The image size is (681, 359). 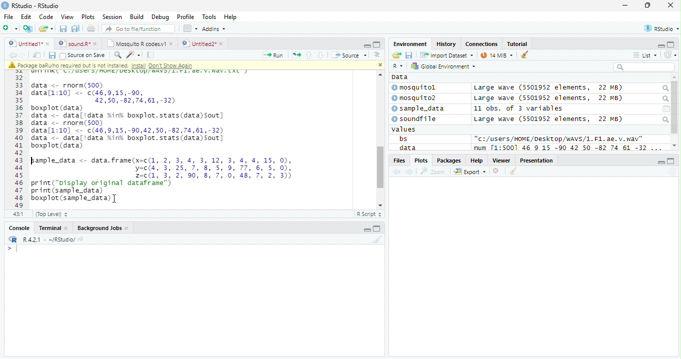 I want to click on mosquito2, so click(x=416, y=98).